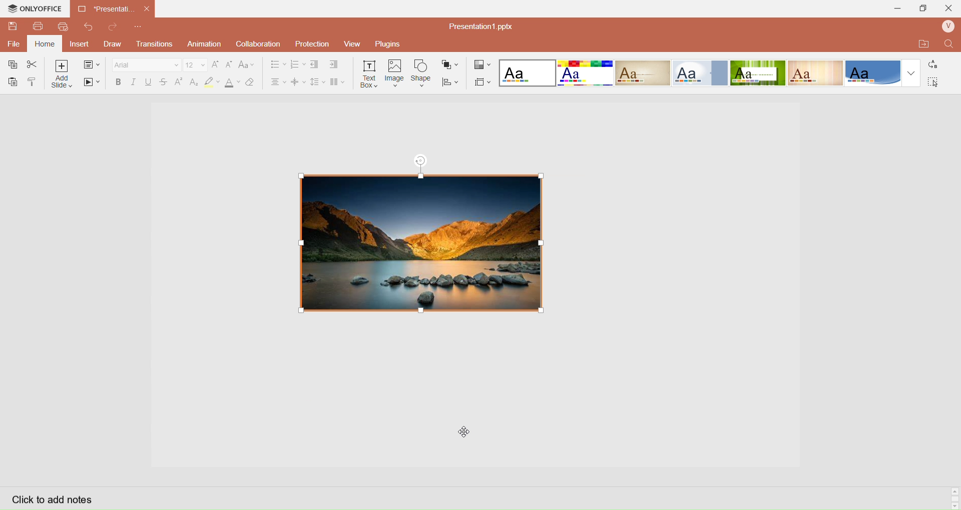  What do you see at coordinates (450, 82) in the screenshot?
I see `Align Shape` at bounding box center [450, 82].